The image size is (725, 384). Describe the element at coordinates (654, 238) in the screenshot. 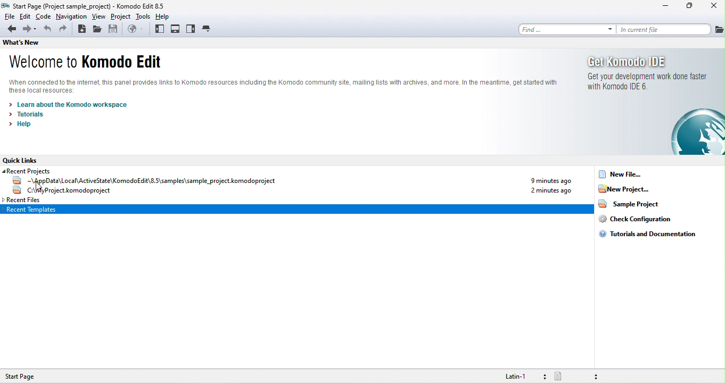

I see `tutorials and documentation` at that location.